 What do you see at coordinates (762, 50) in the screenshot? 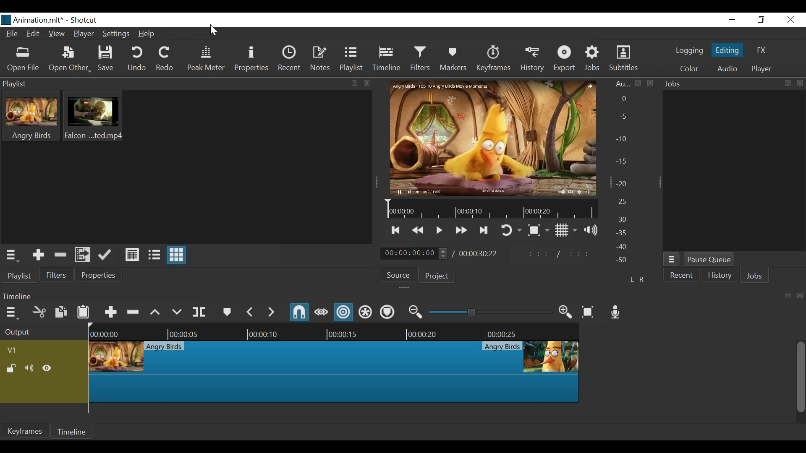
I see `FX` at bounding box center [762, 50].